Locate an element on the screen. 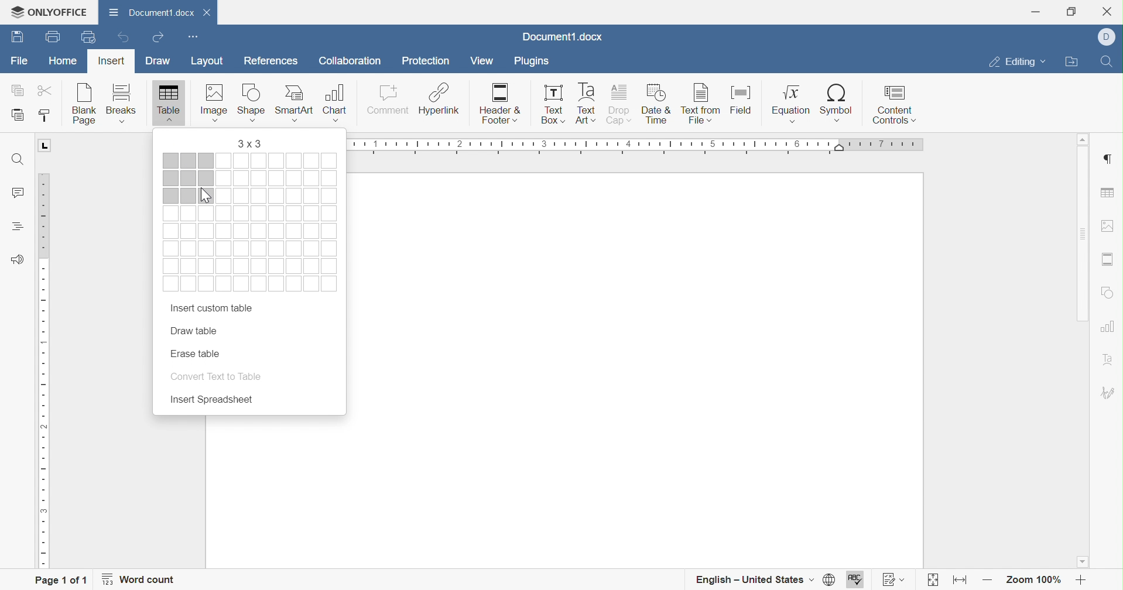  Home is located at coordinates (63, 60).